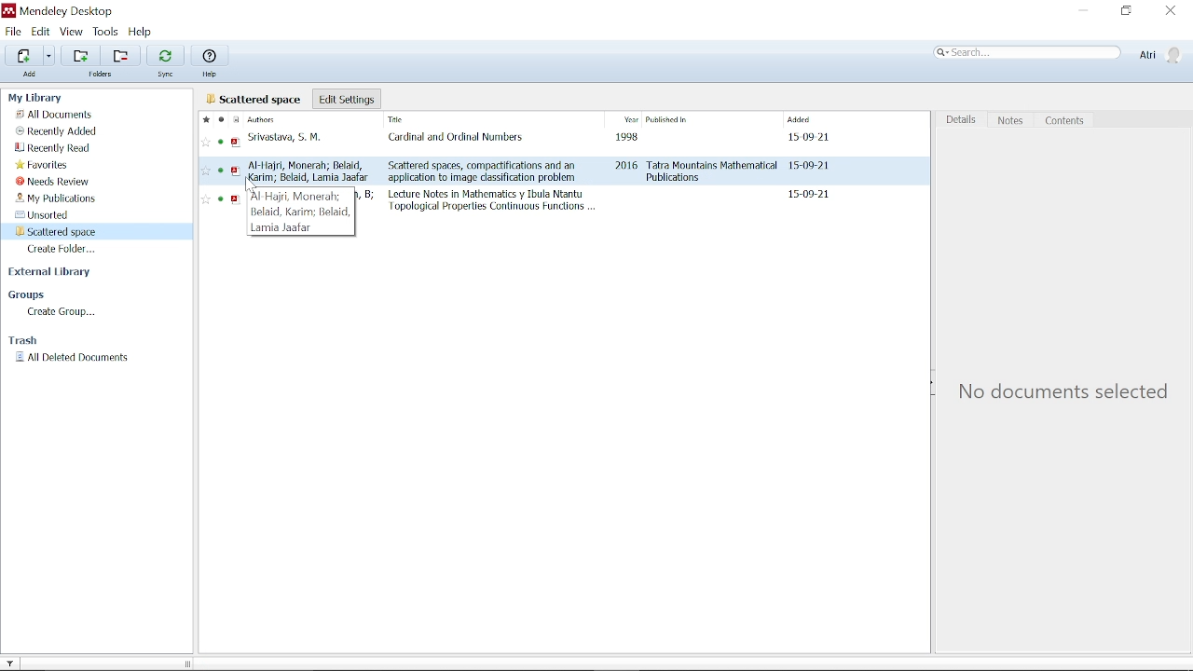 This screenshot has width=1193, height=671. I want to click on tooltip, so click(299, 212).